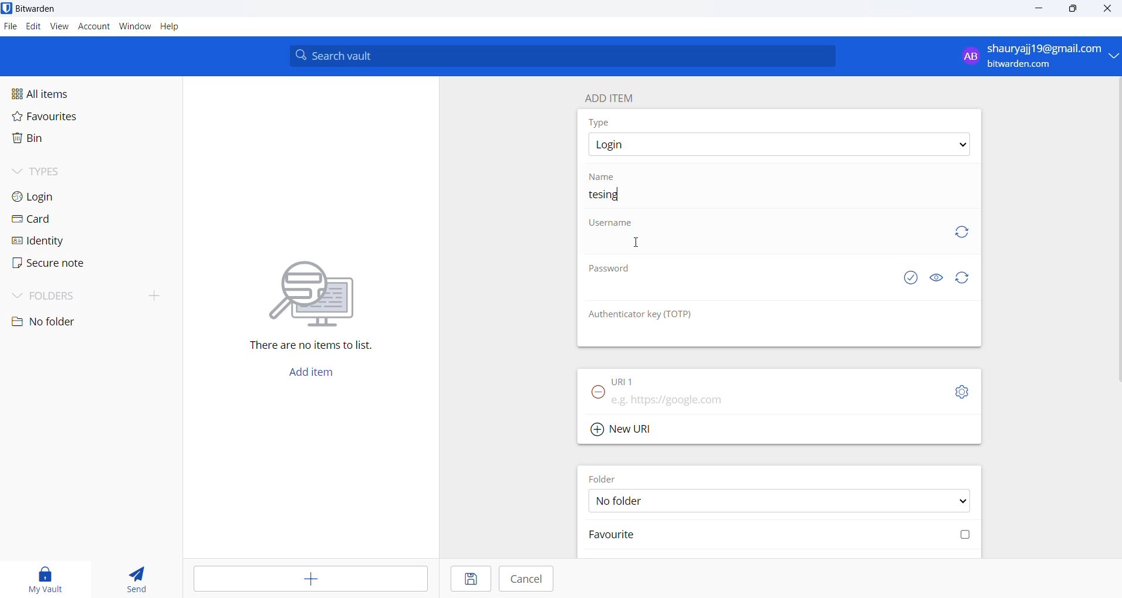 The width and height of the screenshot is (1122, 598). I want to click on Save, so click(468, 580).